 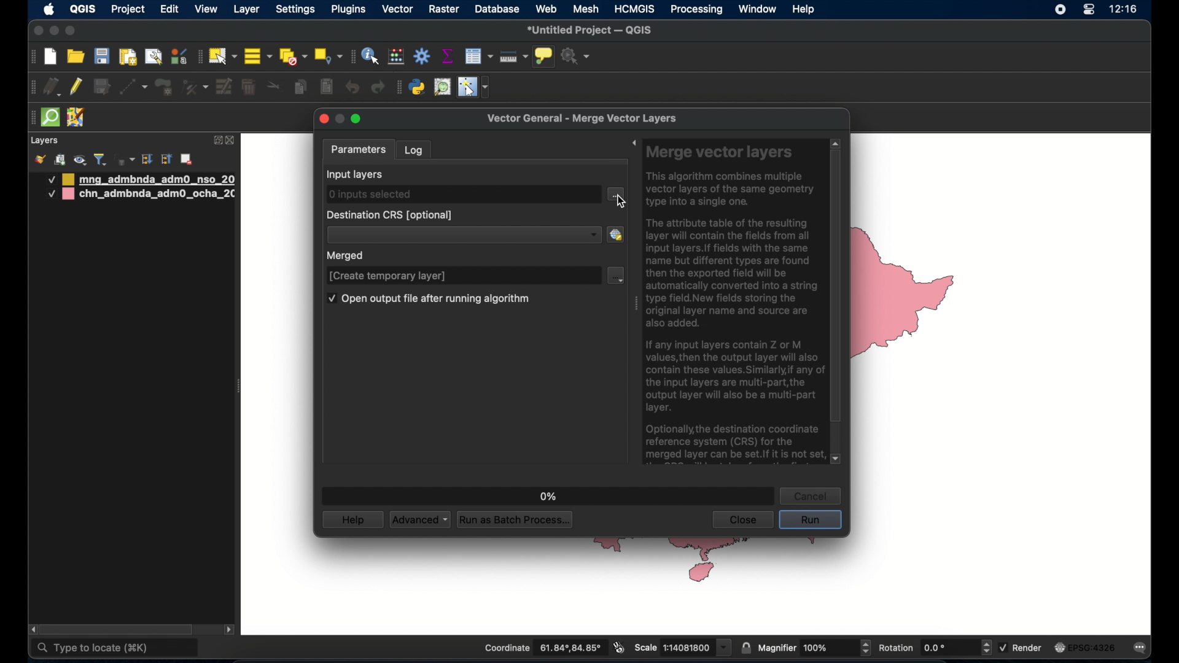 What do you see at coordinates (217, 139) in the screenshot?
I see `expand` at bounding box center [217, 139].